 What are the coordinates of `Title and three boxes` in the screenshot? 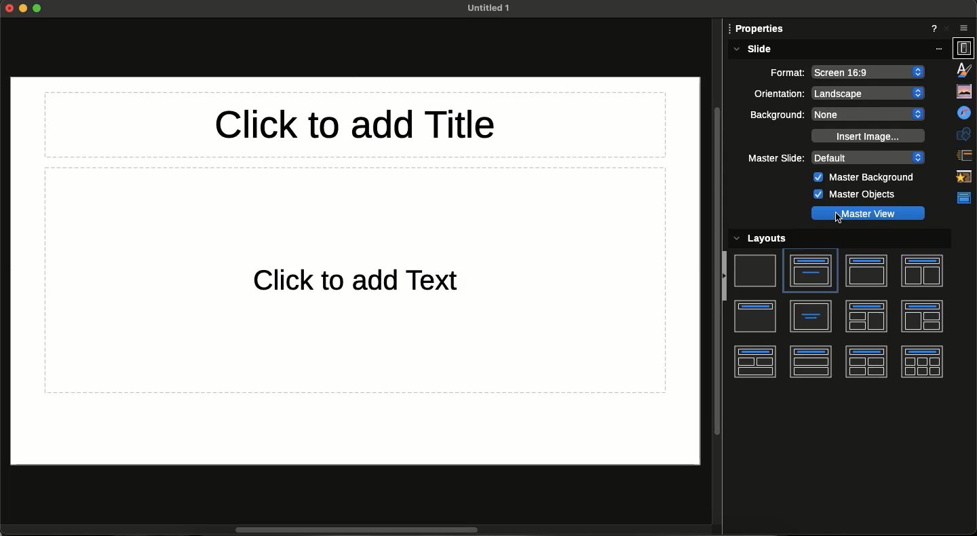 It's located at (866, 317).